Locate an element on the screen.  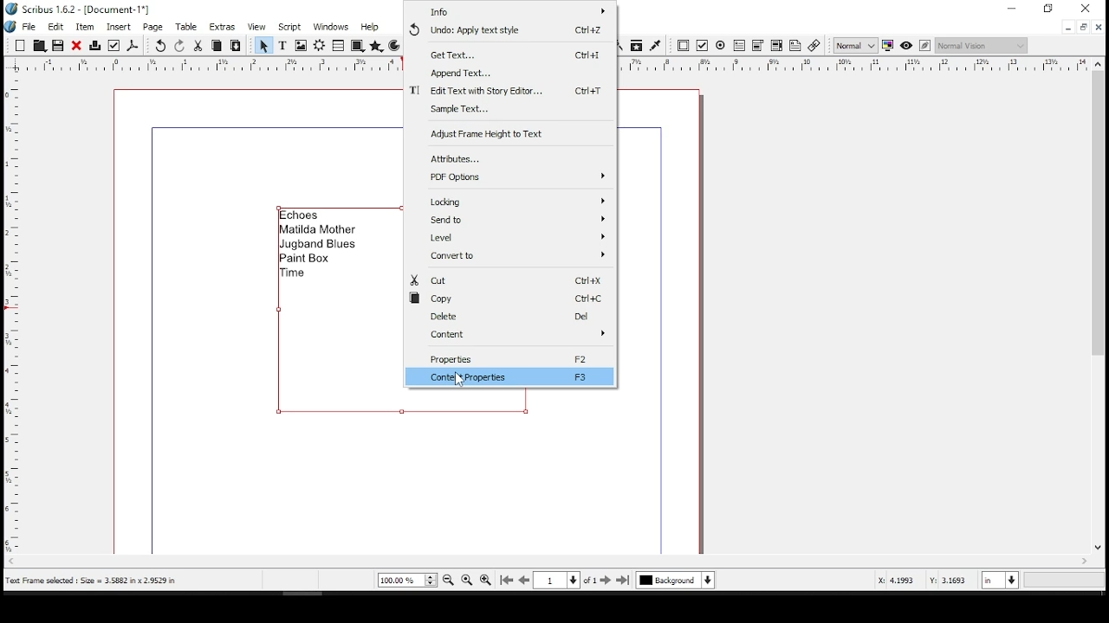
cut is located at coordinates (198, 45).